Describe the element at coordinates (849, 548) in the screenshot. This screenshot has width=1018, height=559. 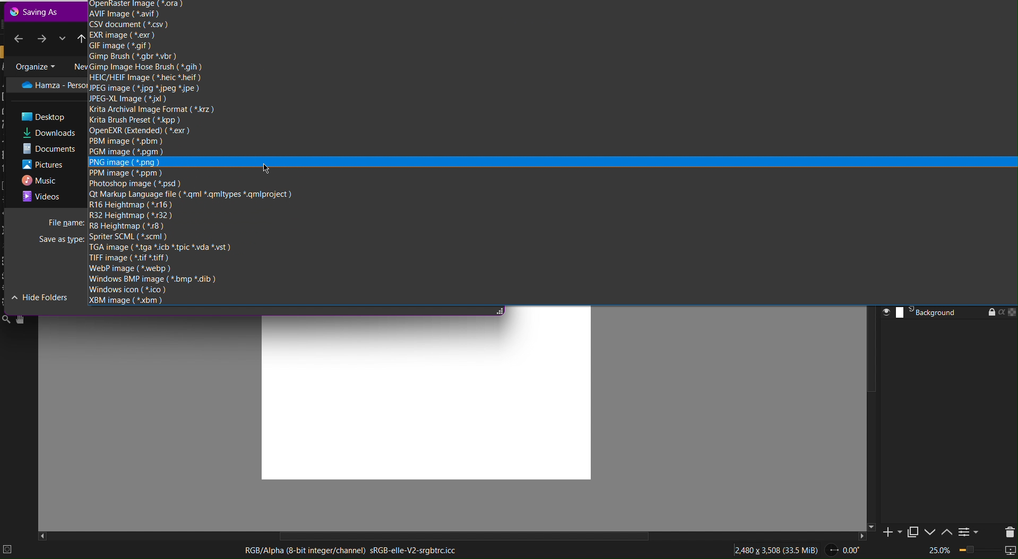
I see `Degree` at that location.